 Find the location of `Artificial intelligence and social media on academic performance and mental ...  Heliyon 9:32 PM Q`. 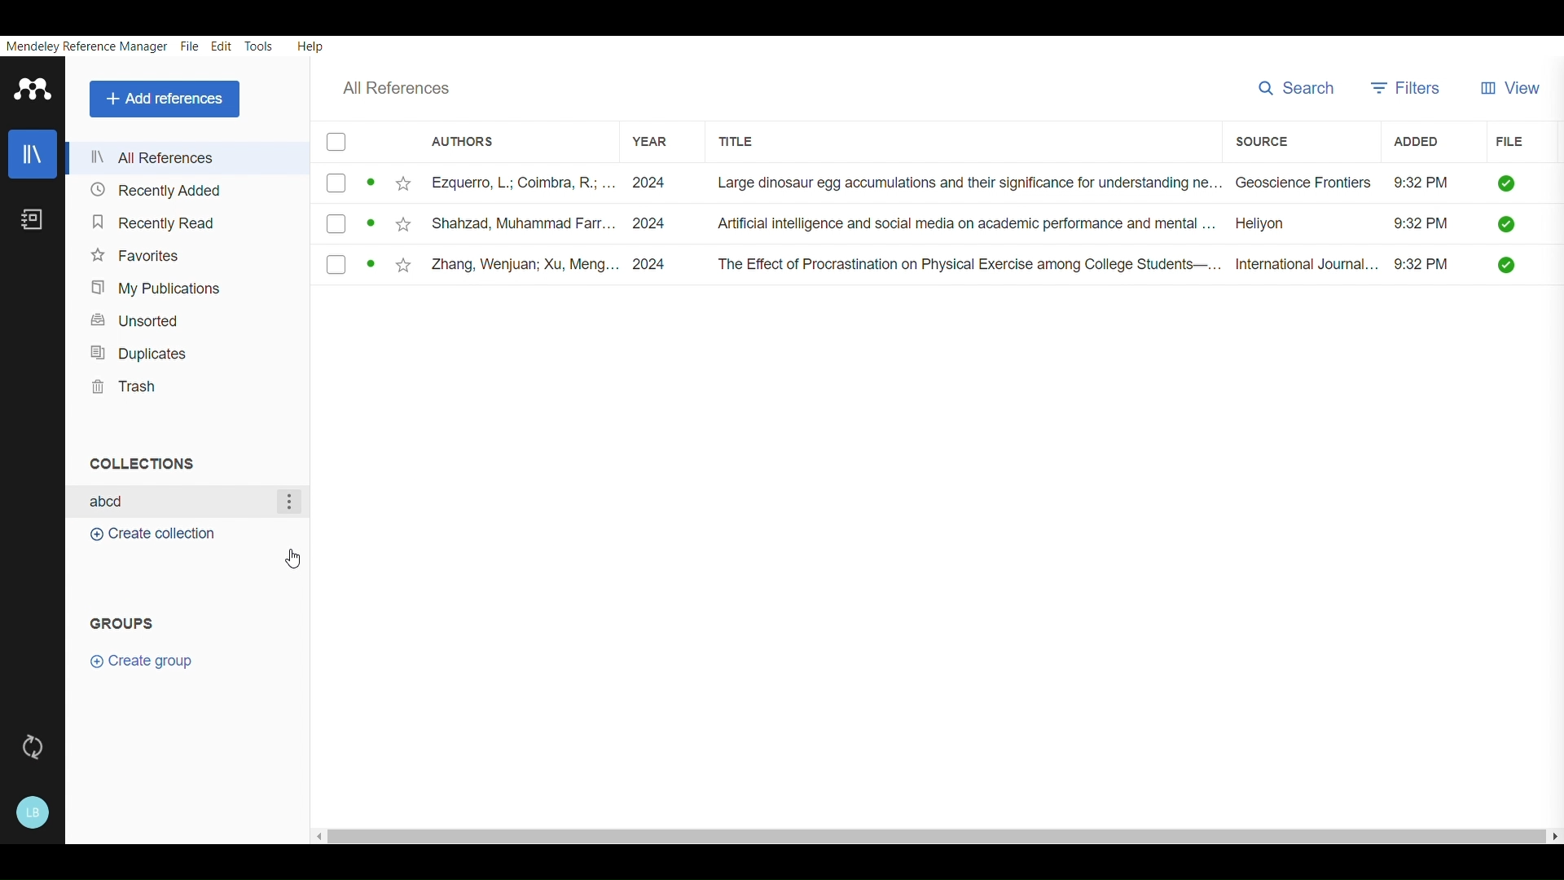

Artificial intelligence and social media on academic performance and mental ...  Heliyon 9:32 PM Q is located at coordinates (1111, 227).